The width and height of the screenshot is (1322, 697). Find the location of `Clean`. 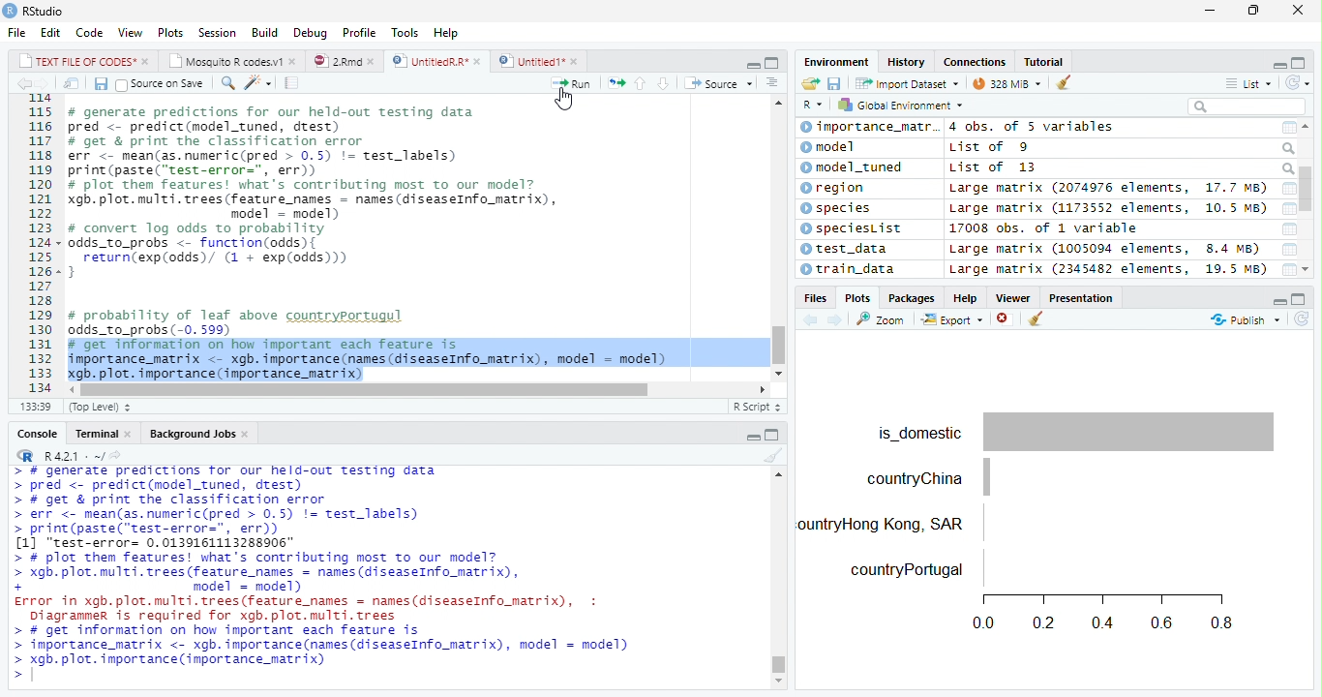

Clean is located at coordinates (1037, 319).